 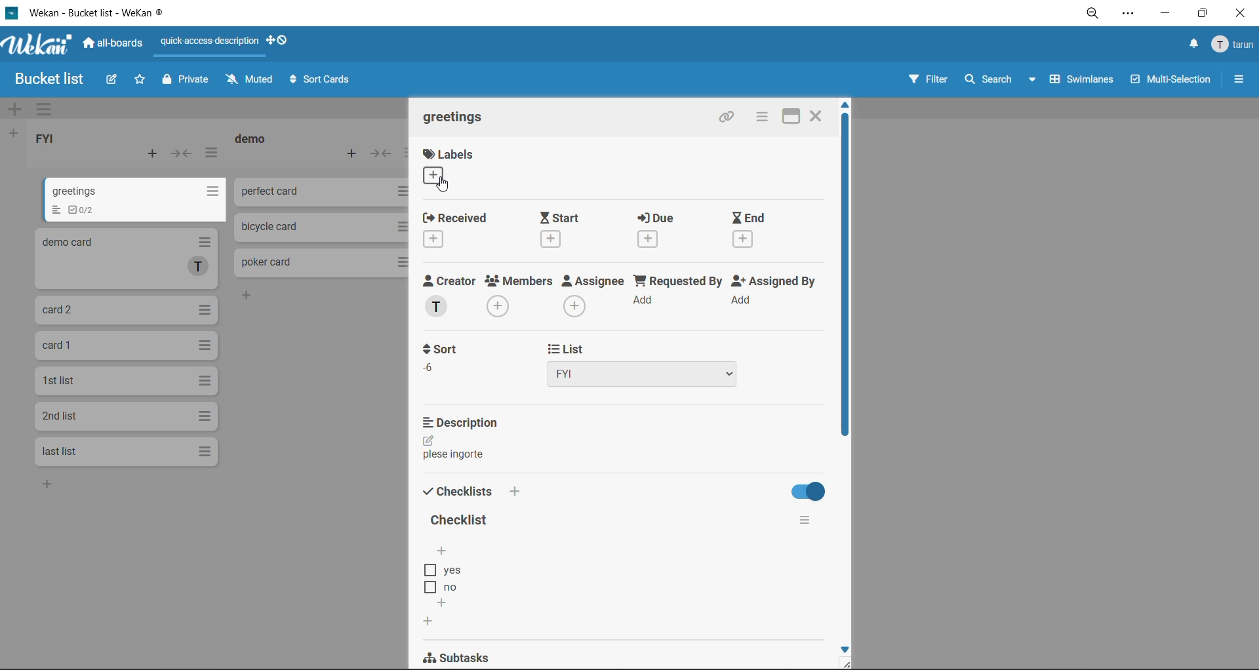 I want to click on filter, so click(x=928, y=84).